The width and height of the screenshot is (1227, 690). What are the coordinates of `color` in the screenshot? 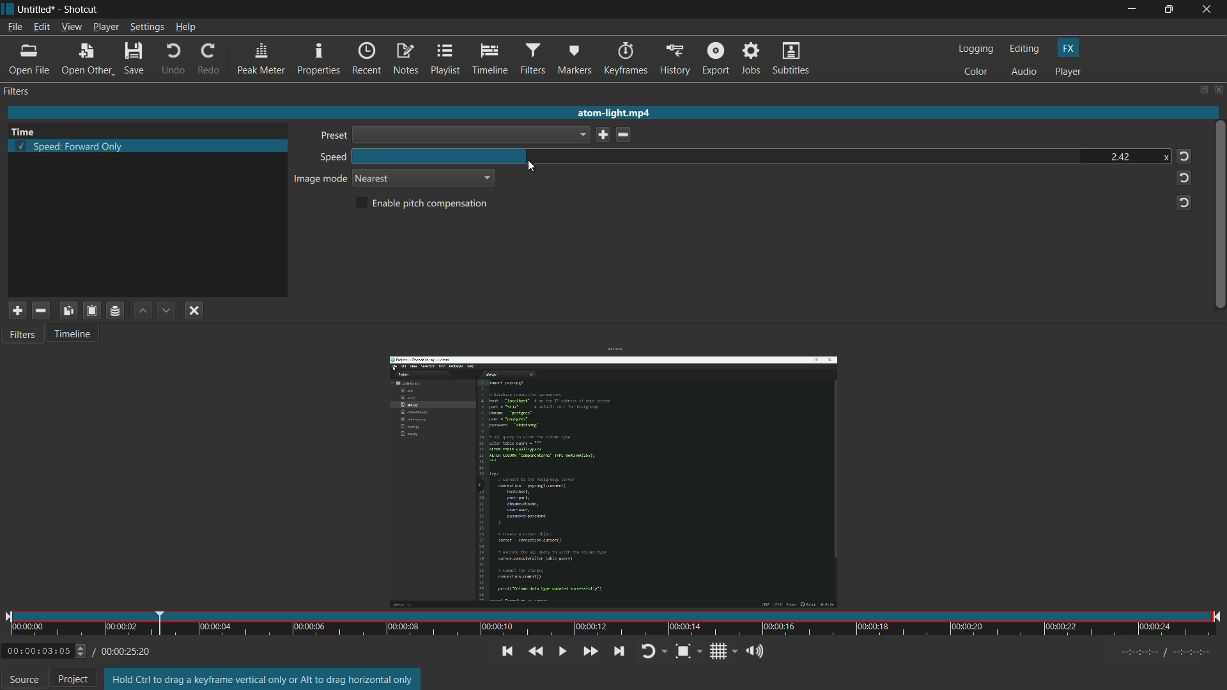 It's located at (976, 72).